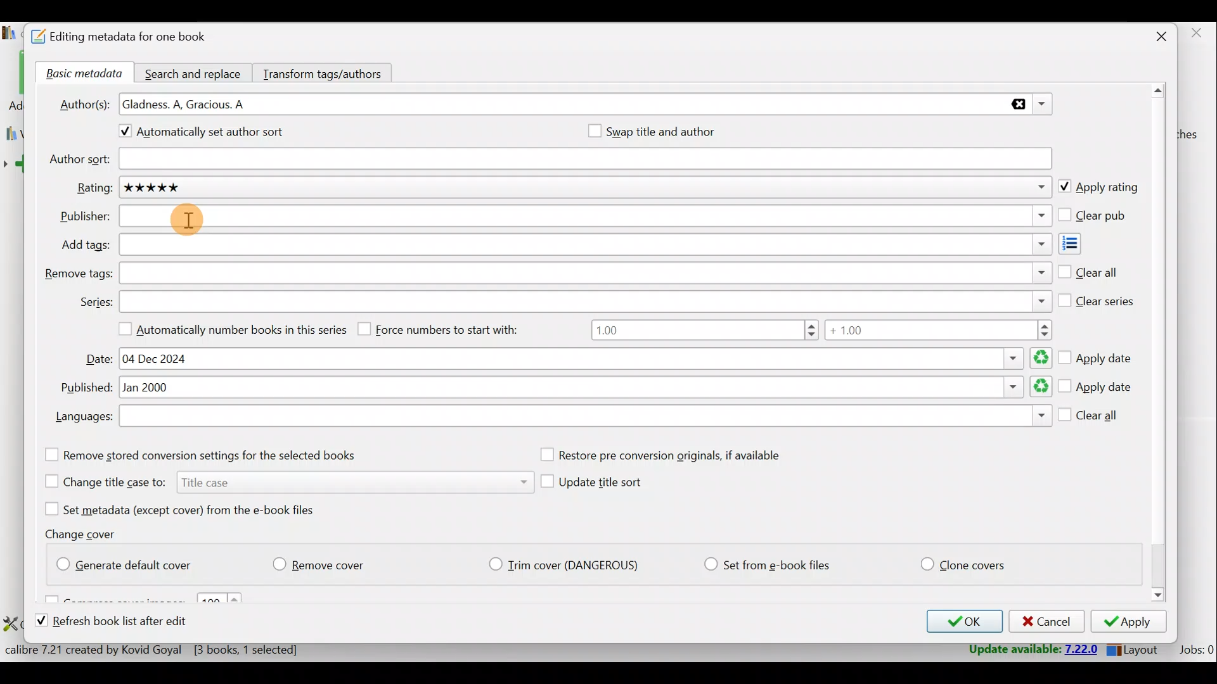 This screenshot has width=1217, height=684. Describe the element at coordinates (1031, 650) in the screenshot. I see `Update` at that location.